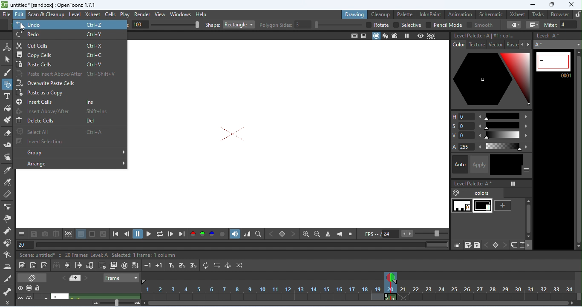 Image resolution: width=582 pixels, height=307 pixels. Describe the element at coordinates (380, 15) in the screenshot. I see `clean up` at that location.